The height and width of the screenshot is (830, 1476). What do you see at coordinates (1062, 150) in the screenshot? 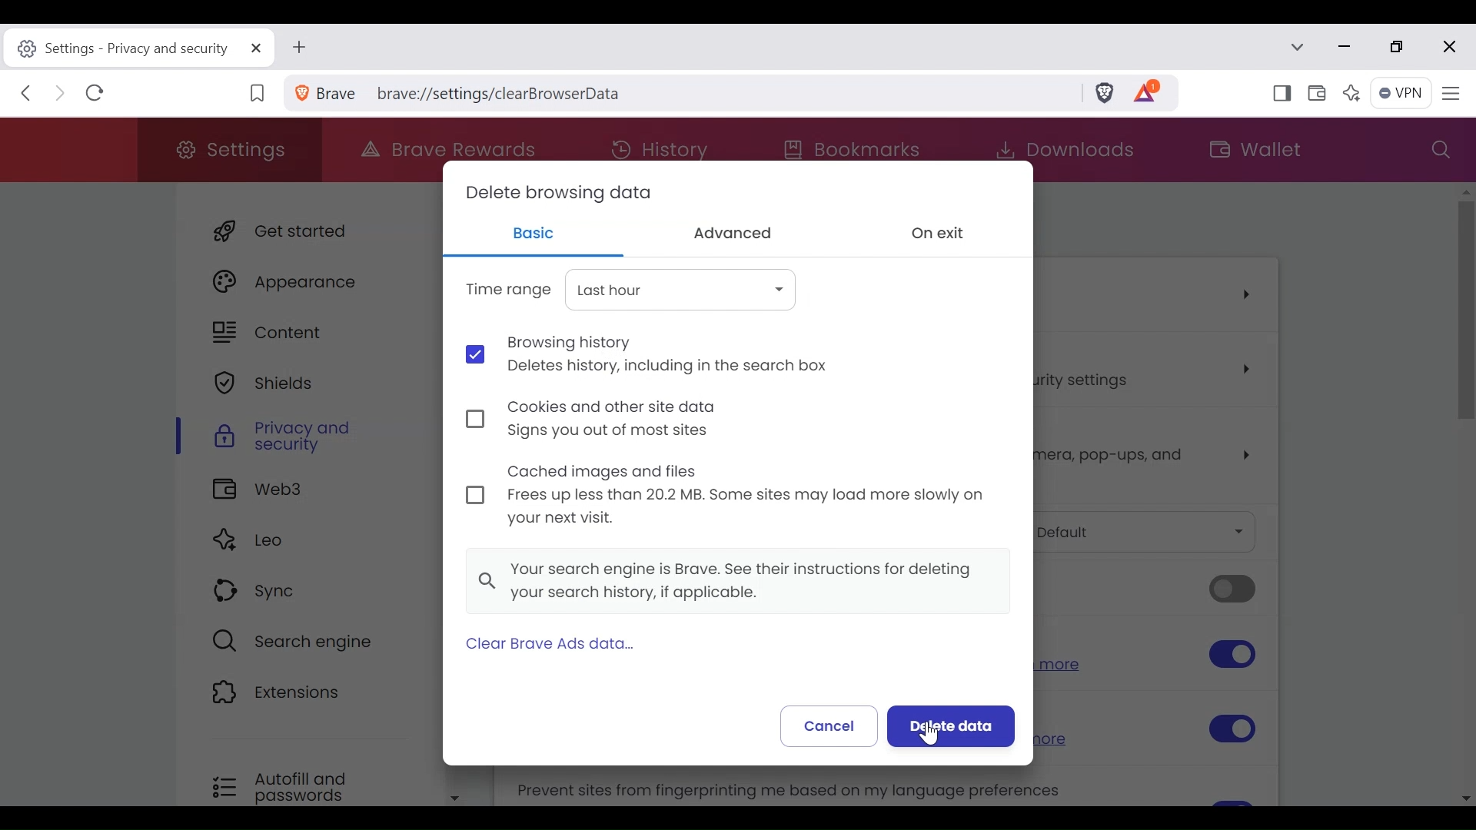
I see `Downloads` at bounding box center [1062, 150].